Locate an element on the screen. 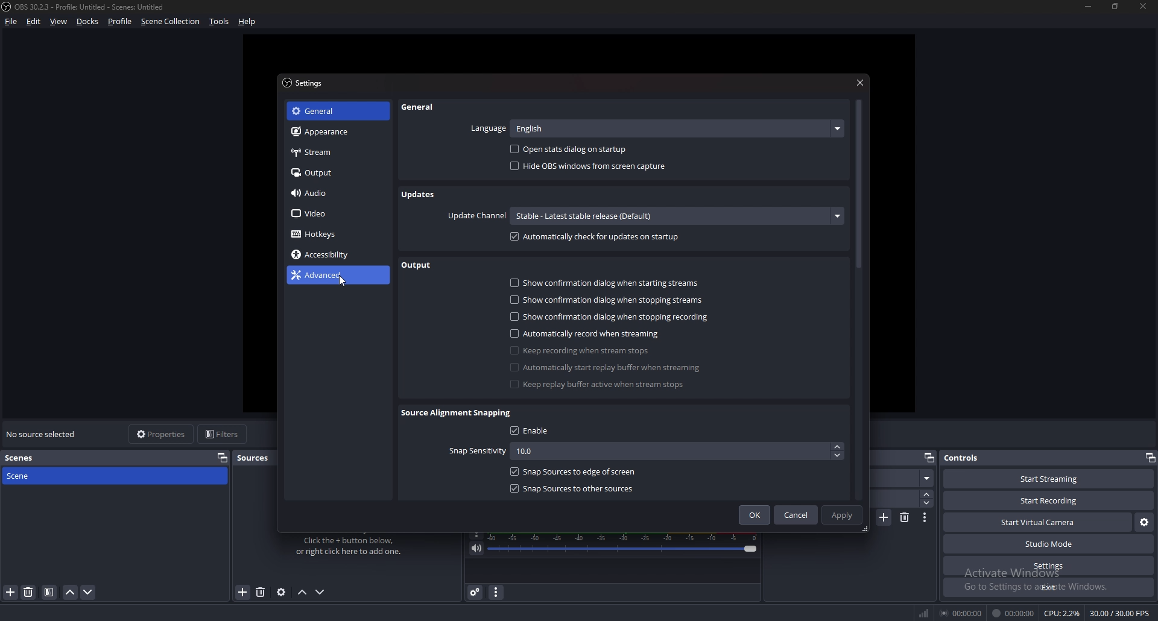 Image resolution: width=1158 pixels, height=621 pixels. help is located at coordinates (247, 22).